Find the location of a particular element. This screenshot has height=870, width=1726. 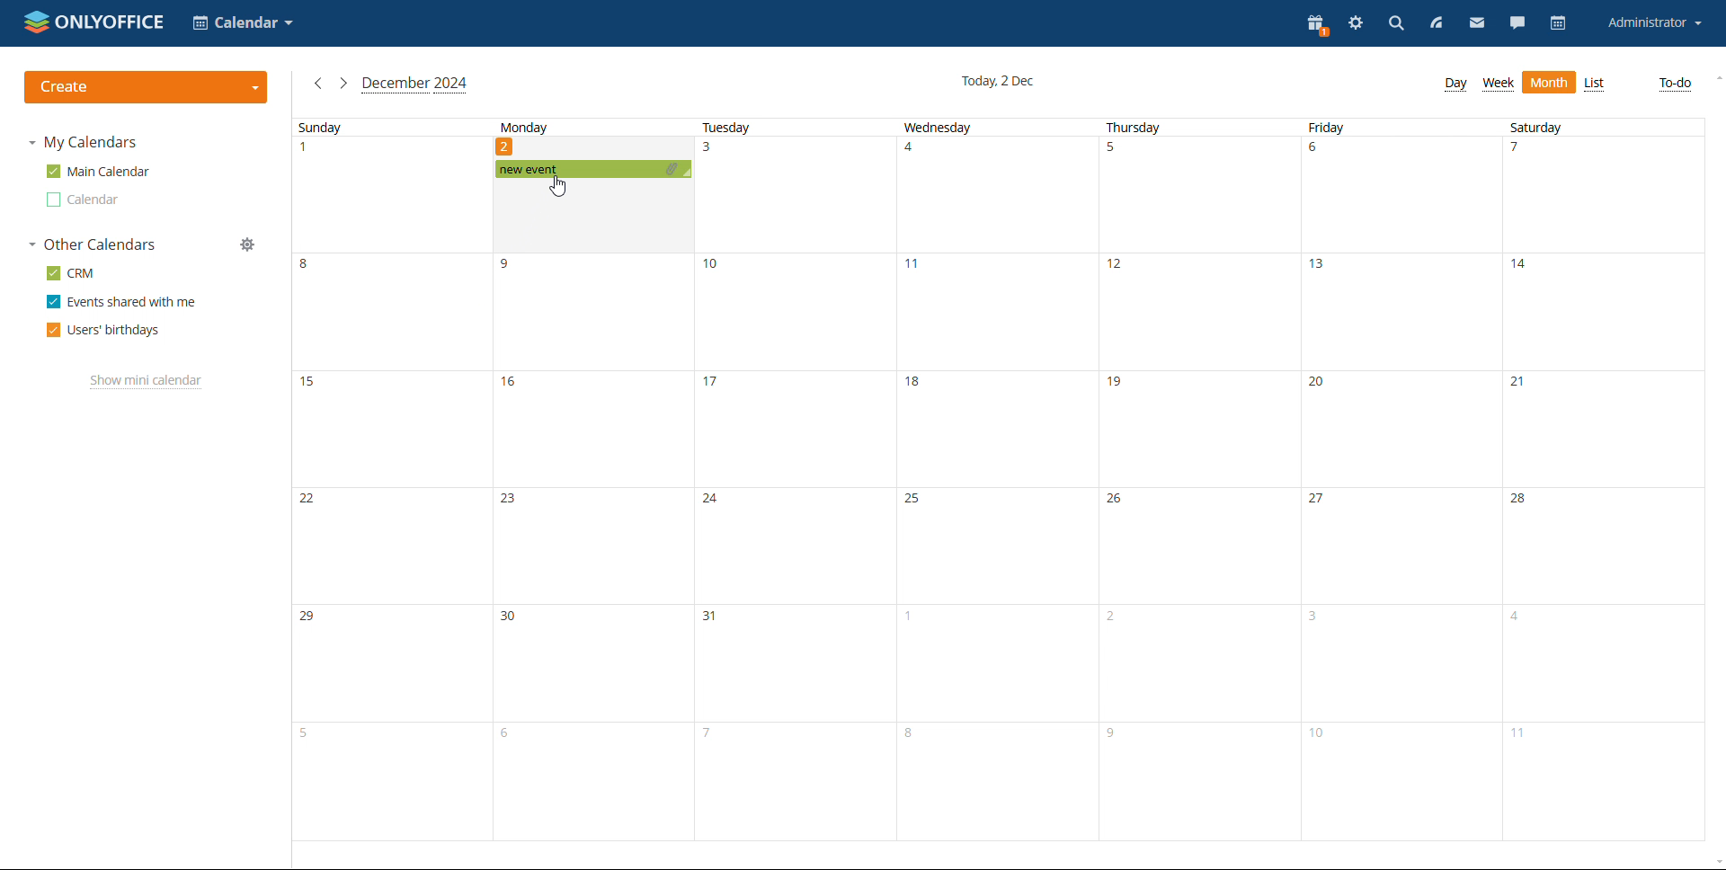

To-do is located at coordinates (1675, 84).